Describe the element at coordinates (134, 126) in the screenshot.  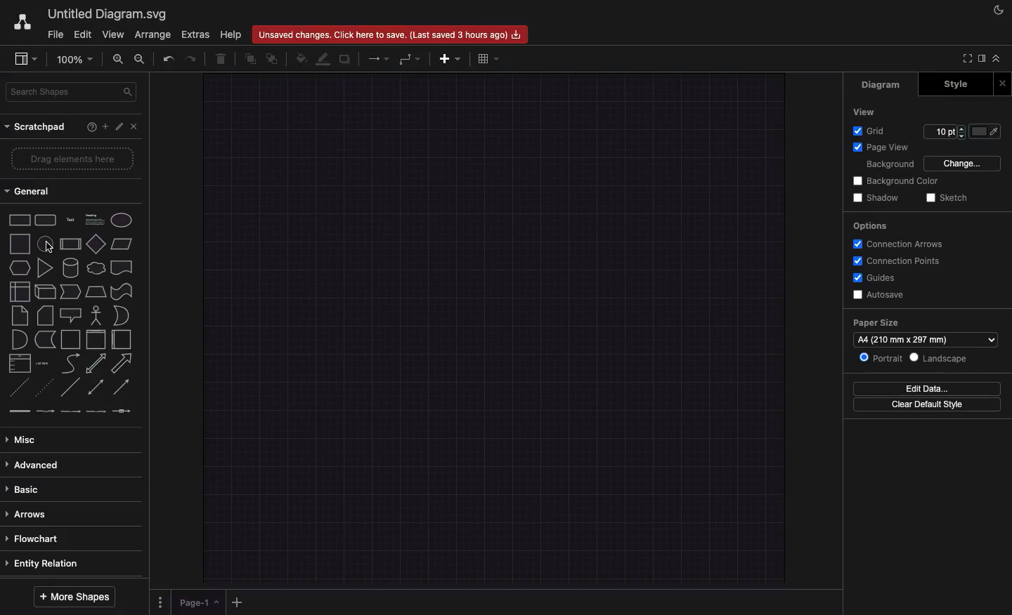
I see `Close` at that location.